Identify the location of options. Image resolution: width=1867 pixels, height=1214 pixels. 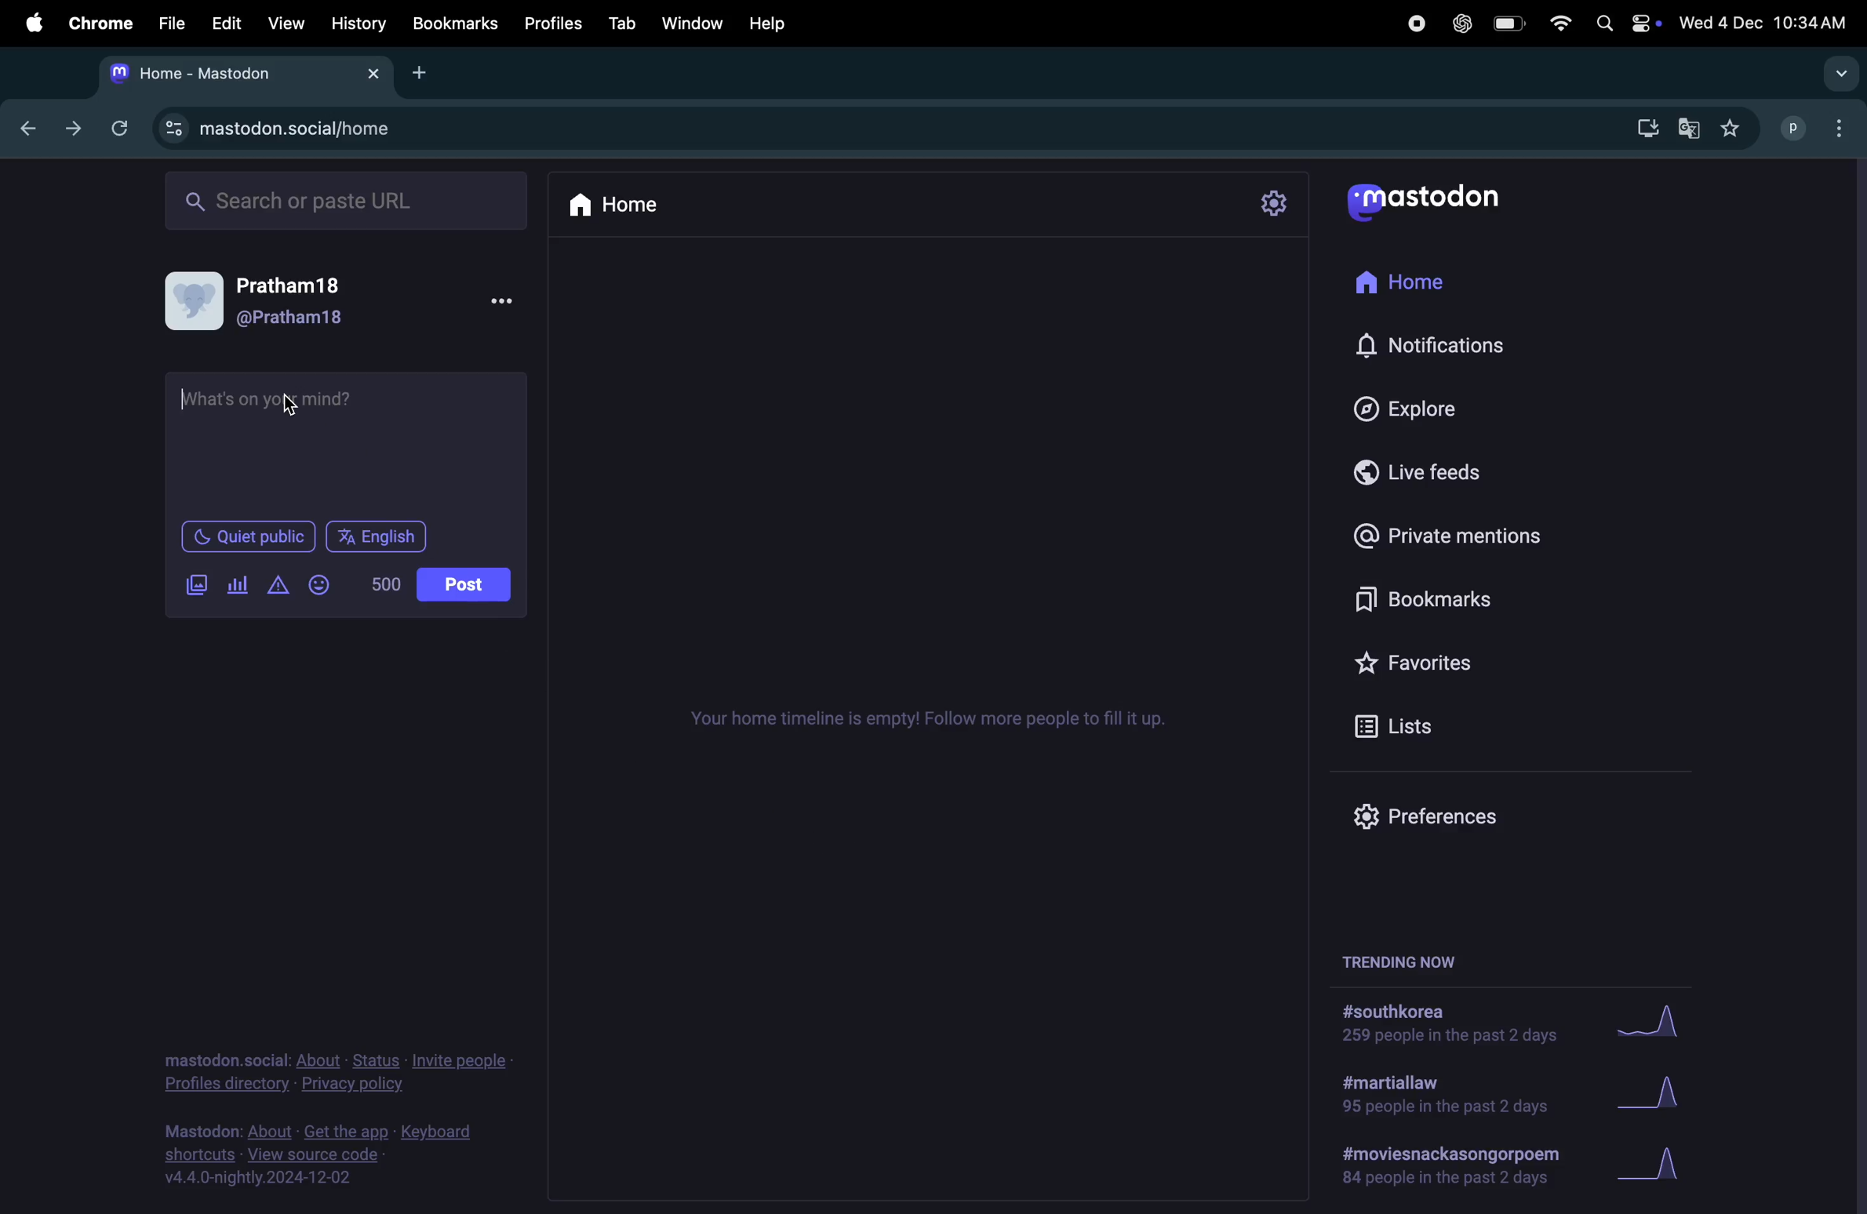
(511, 302).